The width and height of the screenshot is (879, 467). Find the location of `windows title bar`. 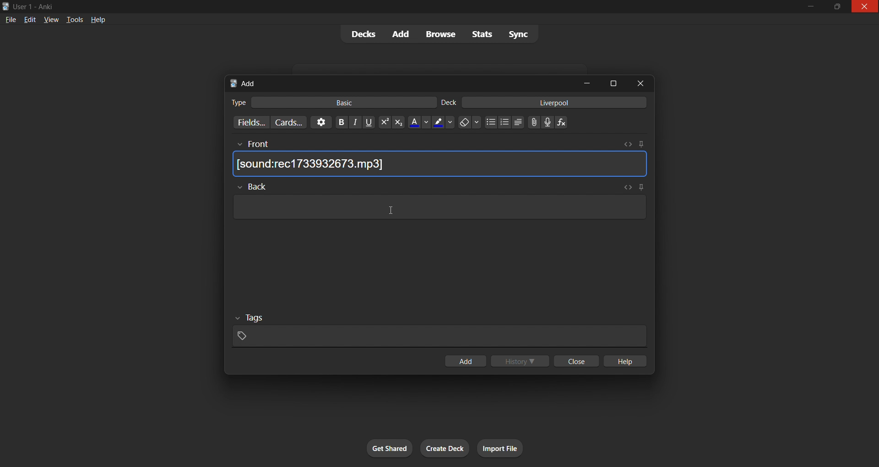

windows title bar is located at coordinates (384, 6).